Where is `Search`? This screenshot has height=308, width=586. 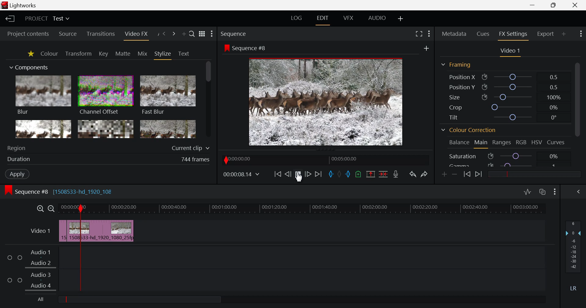 Search is located at coordinates (192, 34).